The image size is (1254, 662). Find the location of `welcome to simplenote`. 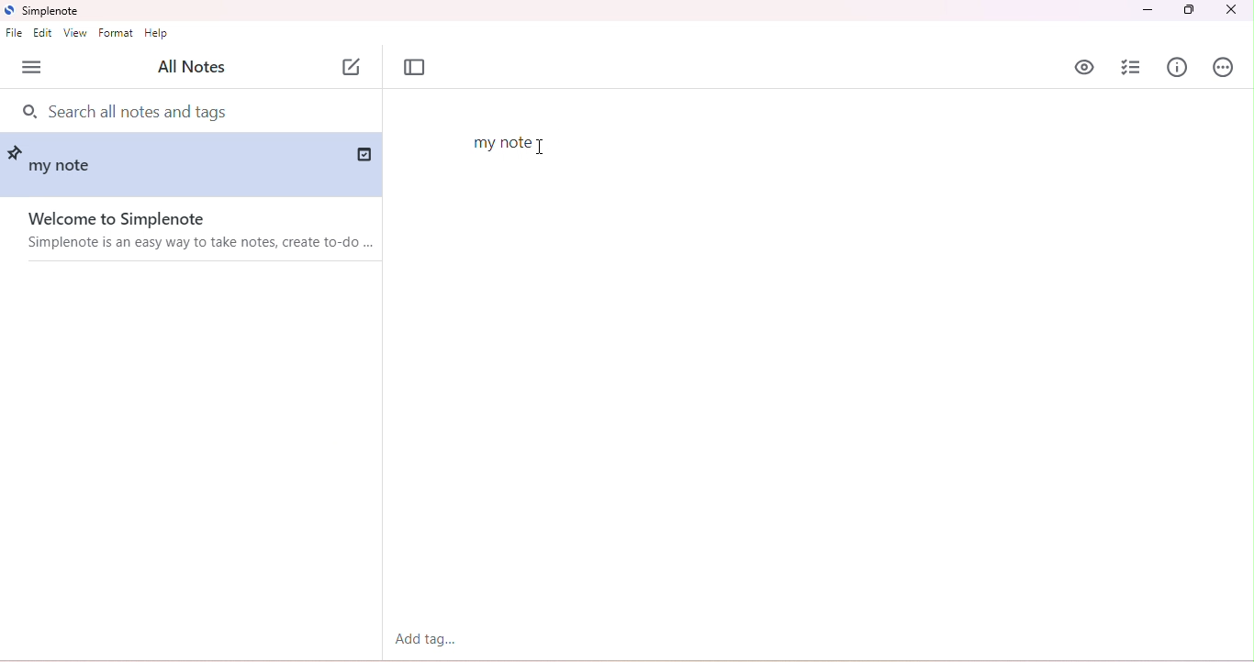

welcome to simplenote is located at coordinates (190, 231).